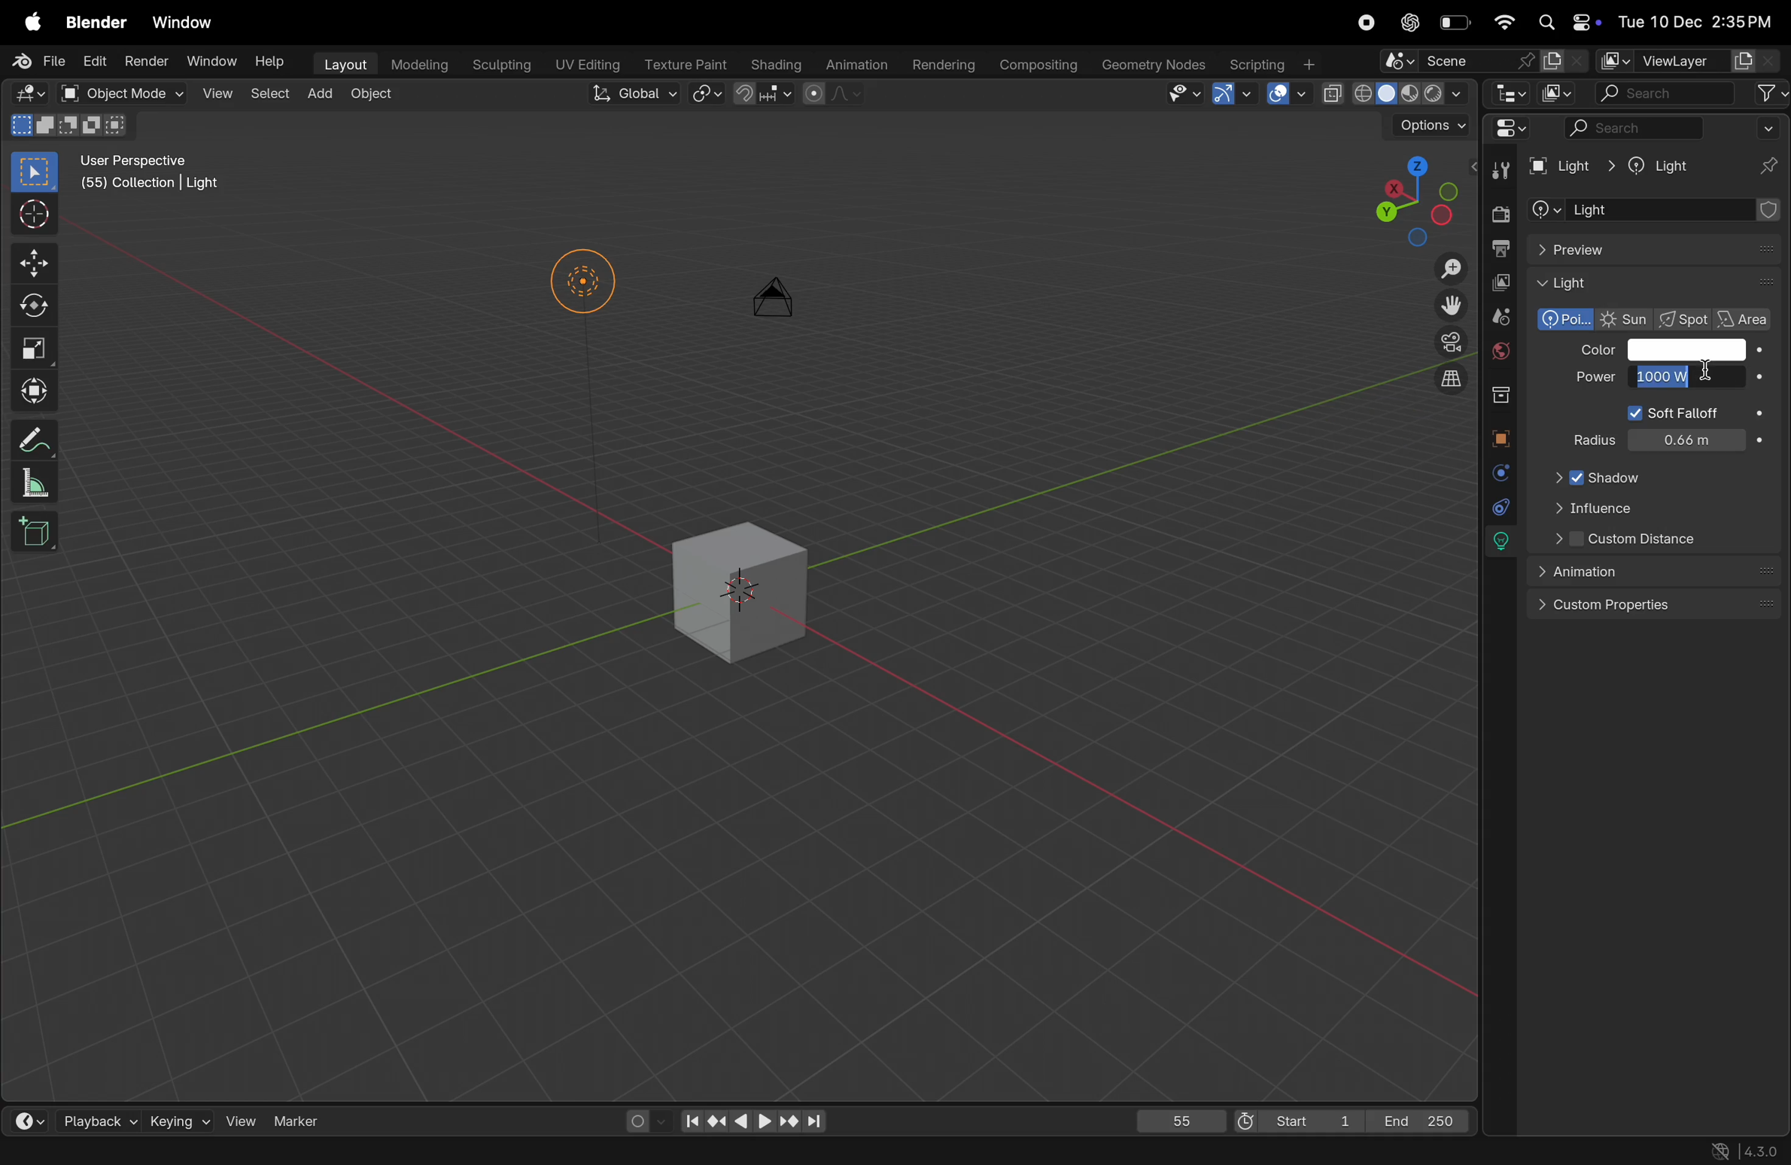  What do you see at coordinates (1660, 166) in the screenshot?
I see `Light` at bounding box center [1660, 166].